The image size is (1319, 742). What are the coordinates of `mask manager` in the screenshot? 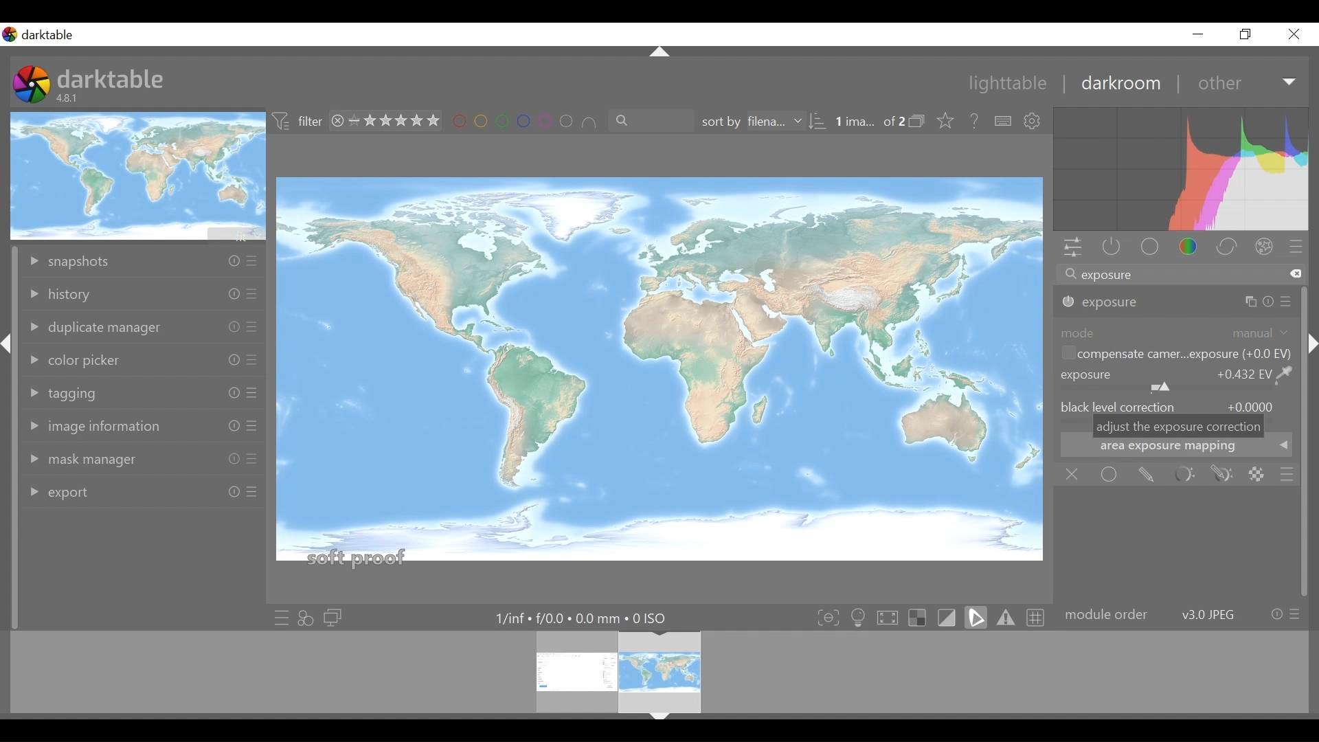 It's located at (89, 460).